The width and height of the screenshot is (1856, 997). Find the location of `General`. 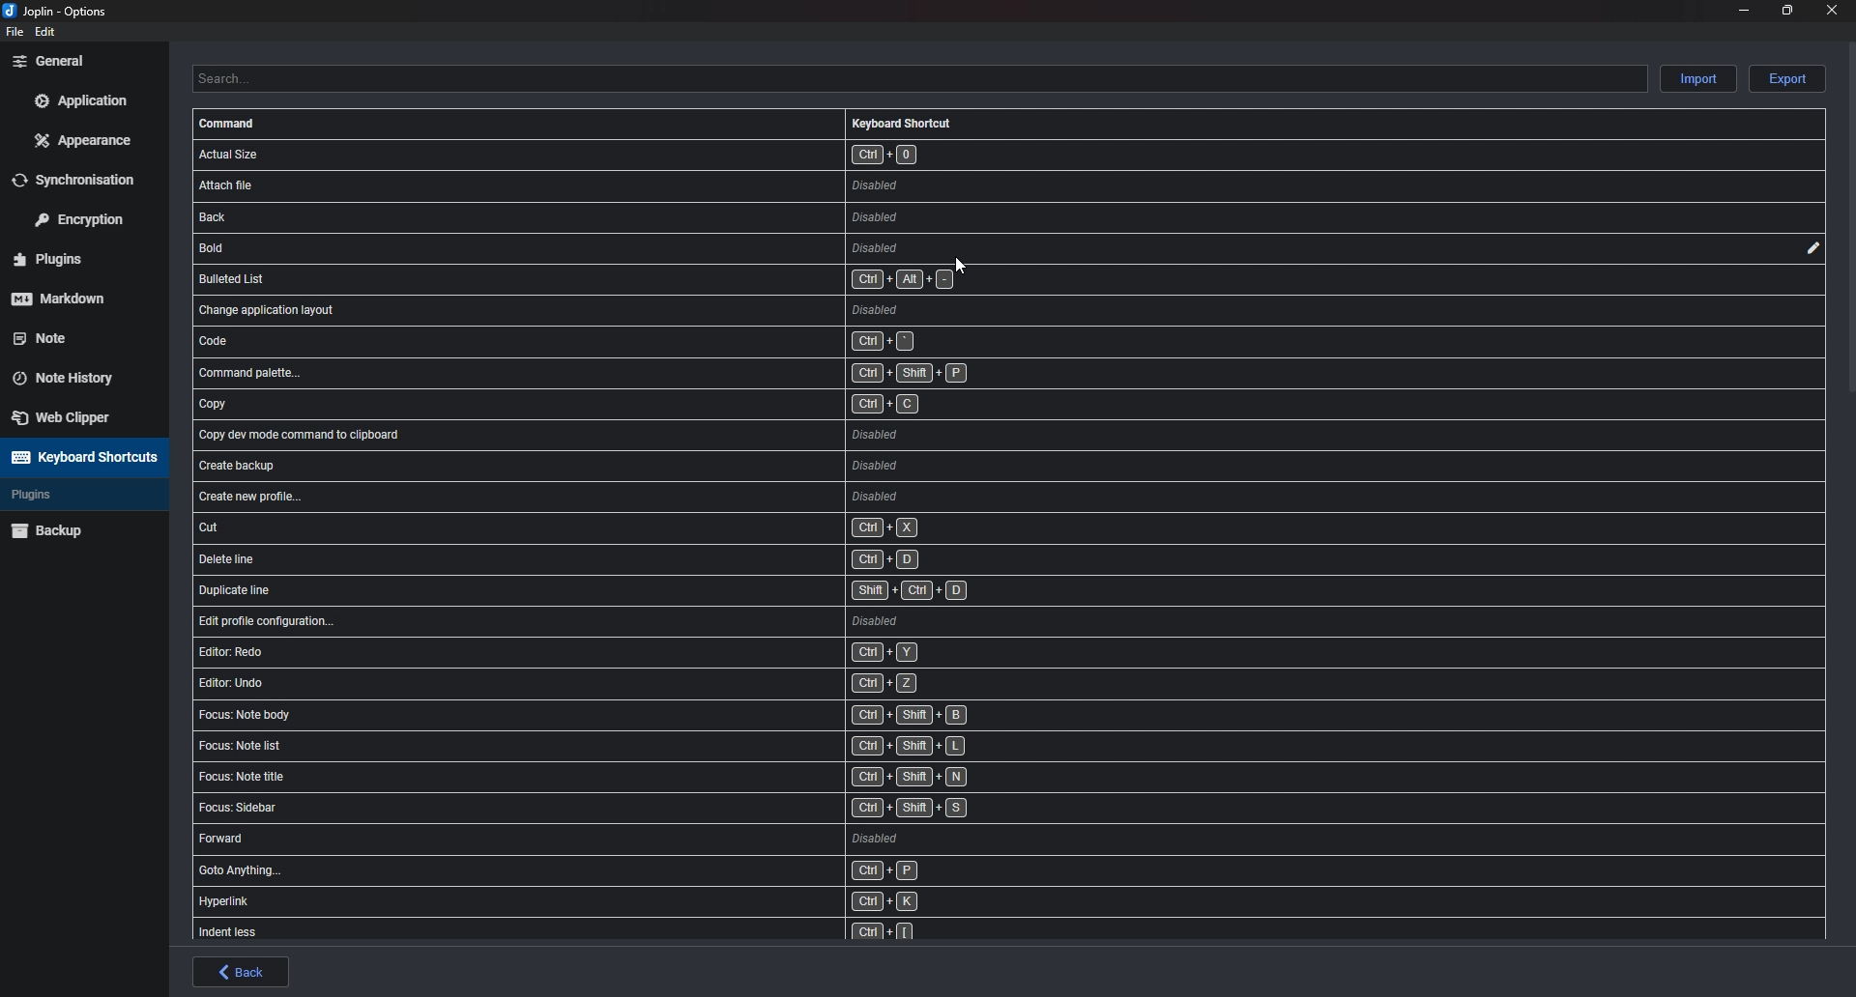

General is located at coordinates (79, 60).